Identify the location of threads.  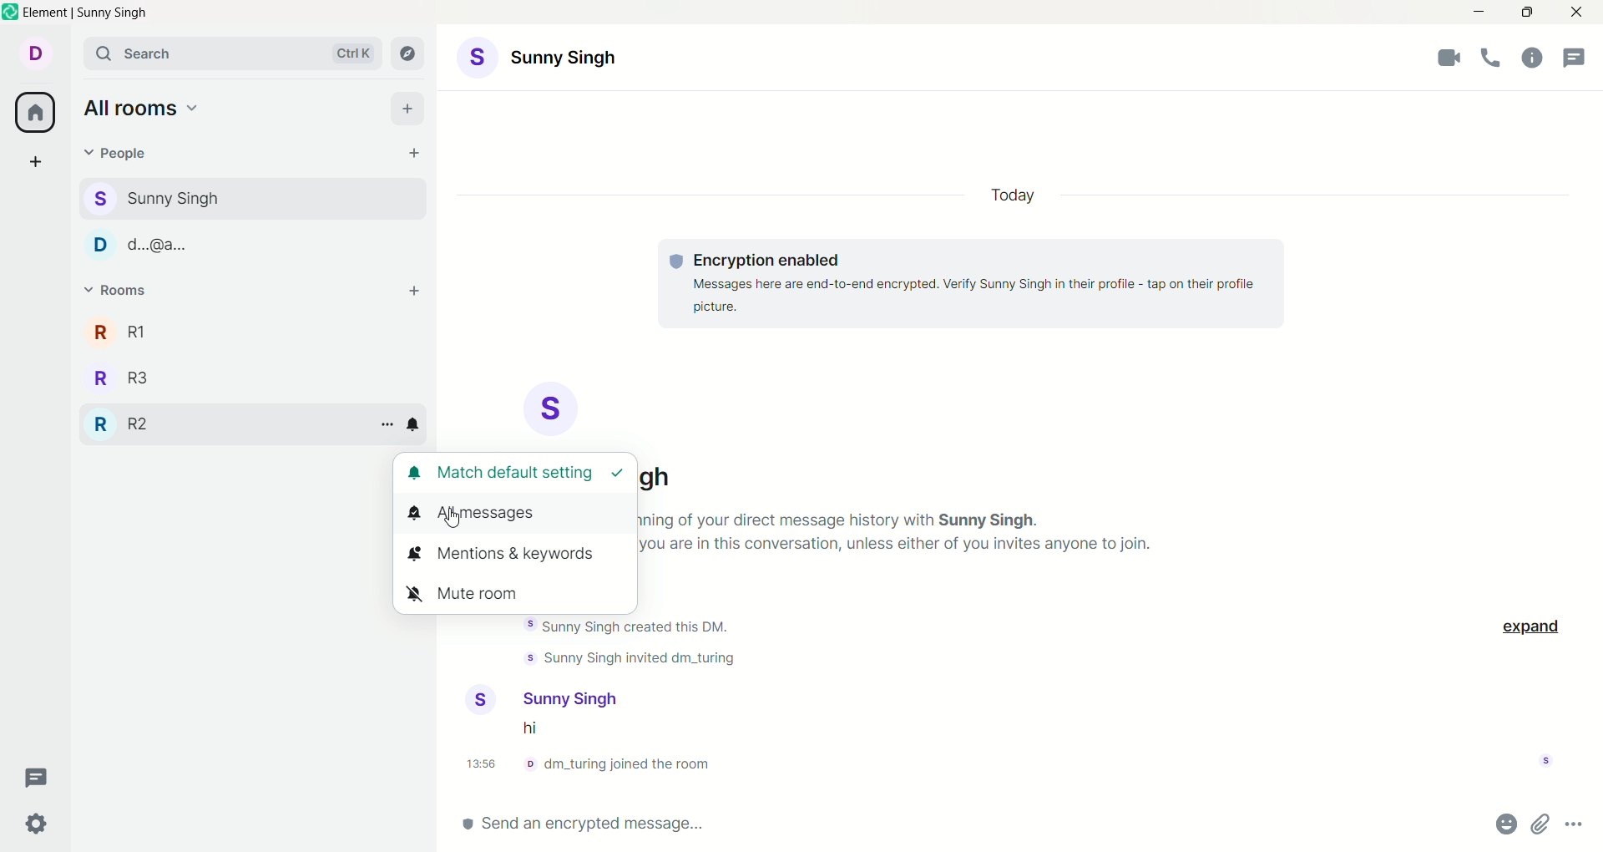
(1578, 53).